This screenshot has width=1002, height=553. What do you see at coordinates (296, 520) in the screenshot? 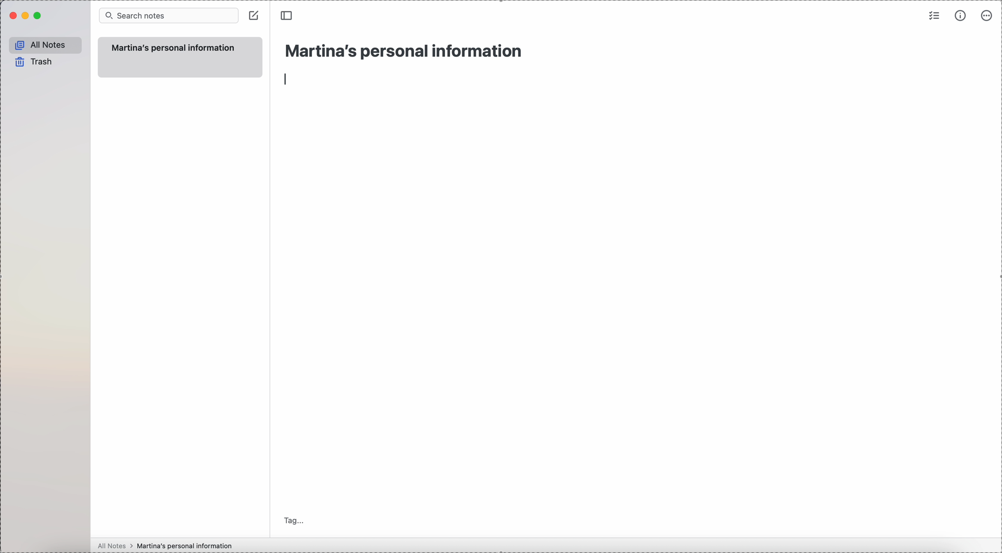
I see `tag` at bounding box center [296, 520].